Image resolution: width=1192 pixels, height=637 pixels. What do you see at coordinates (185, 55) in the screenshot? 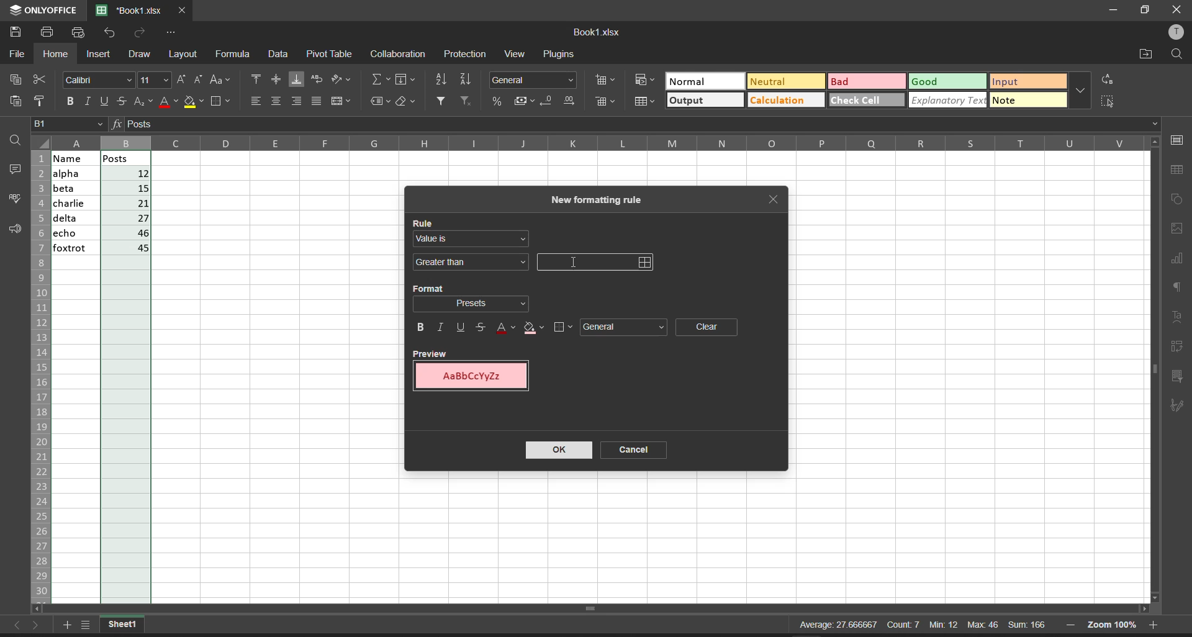
I see `layout` at bounding box center [185, 55].